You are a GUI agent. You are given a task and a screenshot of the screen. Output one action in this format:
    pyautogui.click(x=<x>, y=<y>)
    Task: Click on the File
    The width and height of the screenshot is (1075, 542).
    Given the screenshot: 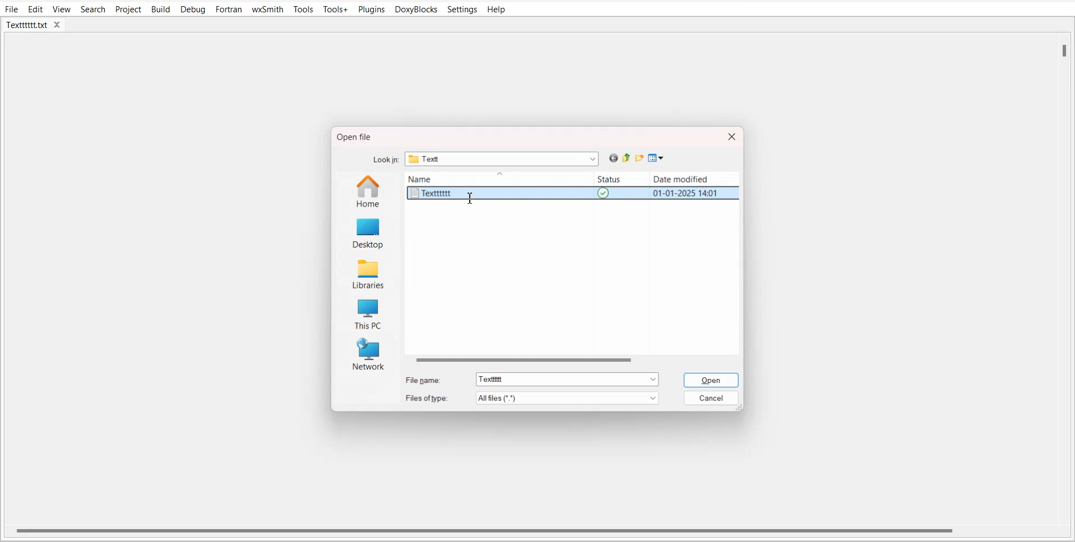 What is the action you would take?
    pyautogui.click(x=11, y=8)
    